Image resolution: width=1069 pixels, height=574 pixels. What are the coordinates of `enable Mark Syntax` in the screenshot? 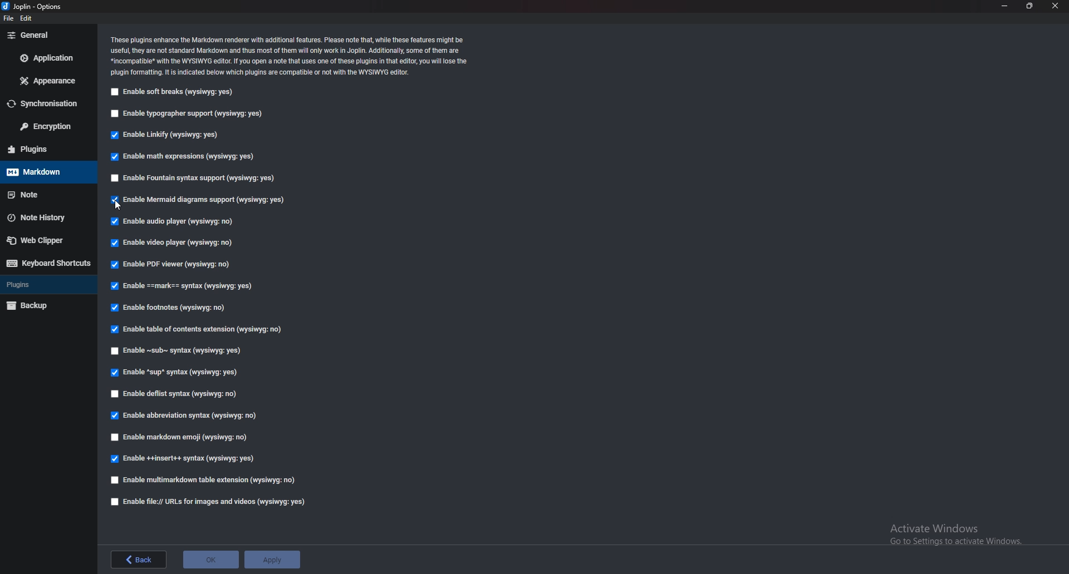 It's located at (186, 285).